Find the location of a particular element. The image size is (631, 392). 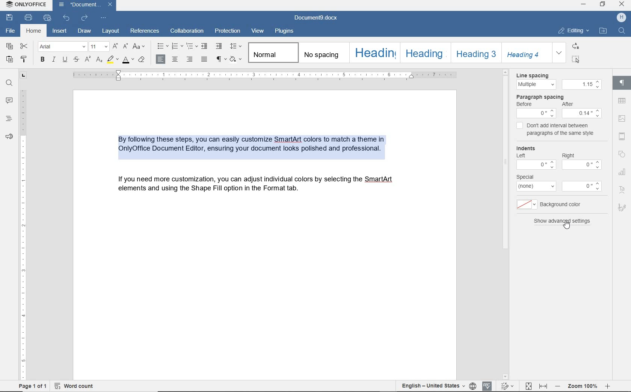

draw is located at coordinates (85, 31).